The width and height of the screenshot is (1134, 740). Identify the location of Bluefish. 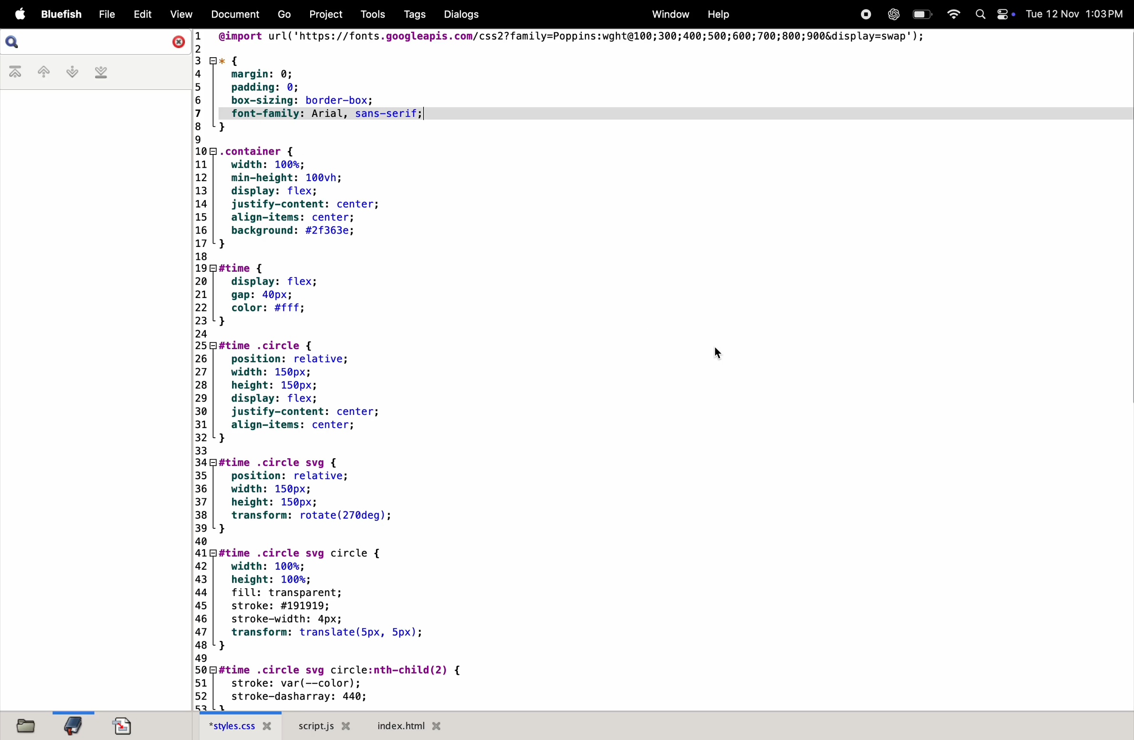
(58, 14).